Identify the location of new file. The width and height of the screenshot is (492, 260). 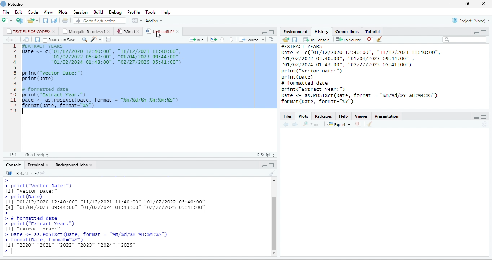
(7, 21).